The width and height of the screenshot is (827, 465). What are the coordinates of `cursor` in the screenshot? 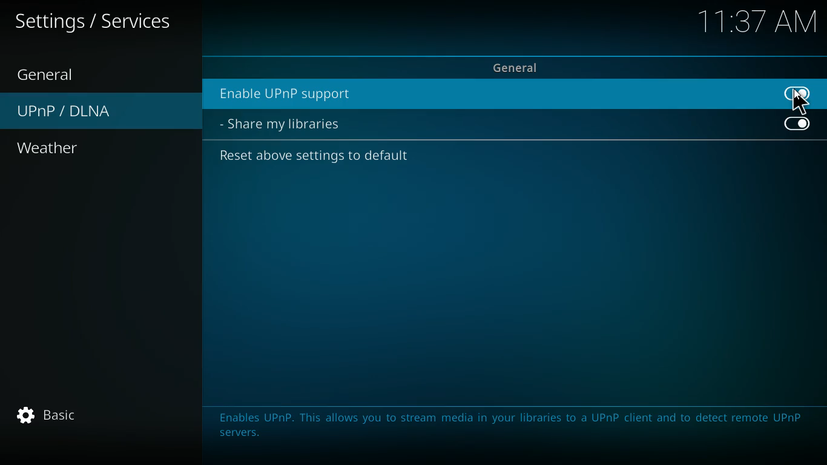 It's located at (799, 101).